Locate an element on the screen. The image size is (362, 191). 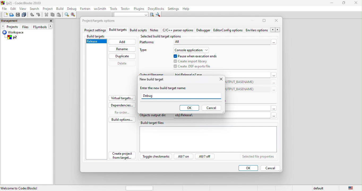
file is located at coordinates (5, 8).